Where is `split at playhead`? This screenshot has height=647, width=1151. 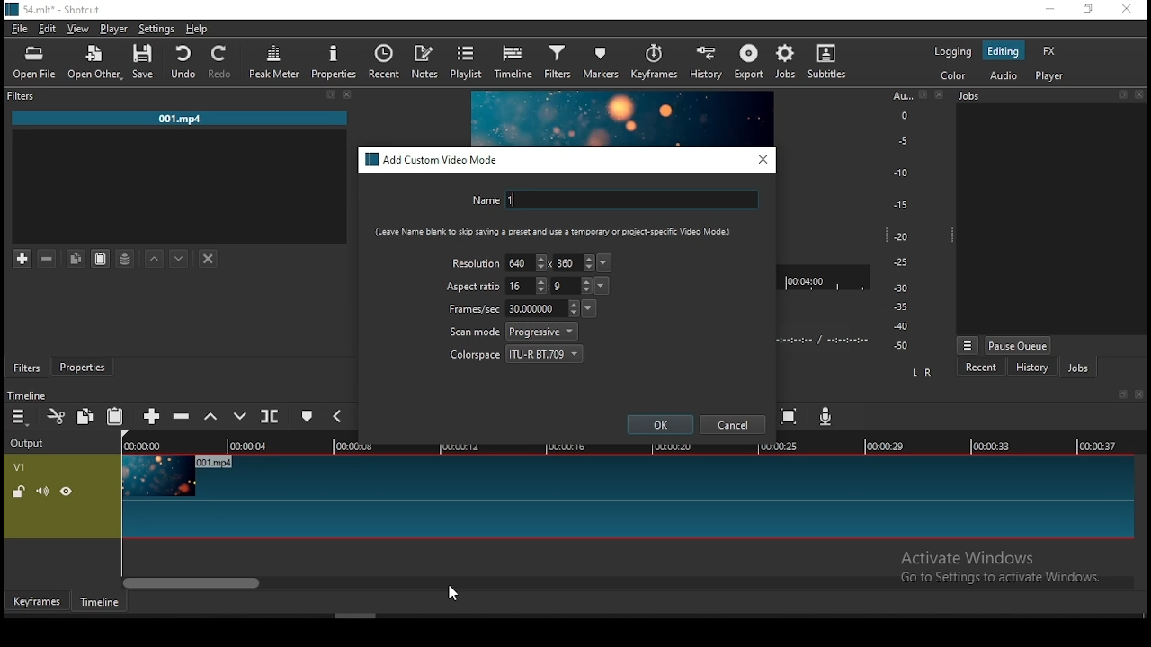
split at playhead is located at coordinates (269, 415).